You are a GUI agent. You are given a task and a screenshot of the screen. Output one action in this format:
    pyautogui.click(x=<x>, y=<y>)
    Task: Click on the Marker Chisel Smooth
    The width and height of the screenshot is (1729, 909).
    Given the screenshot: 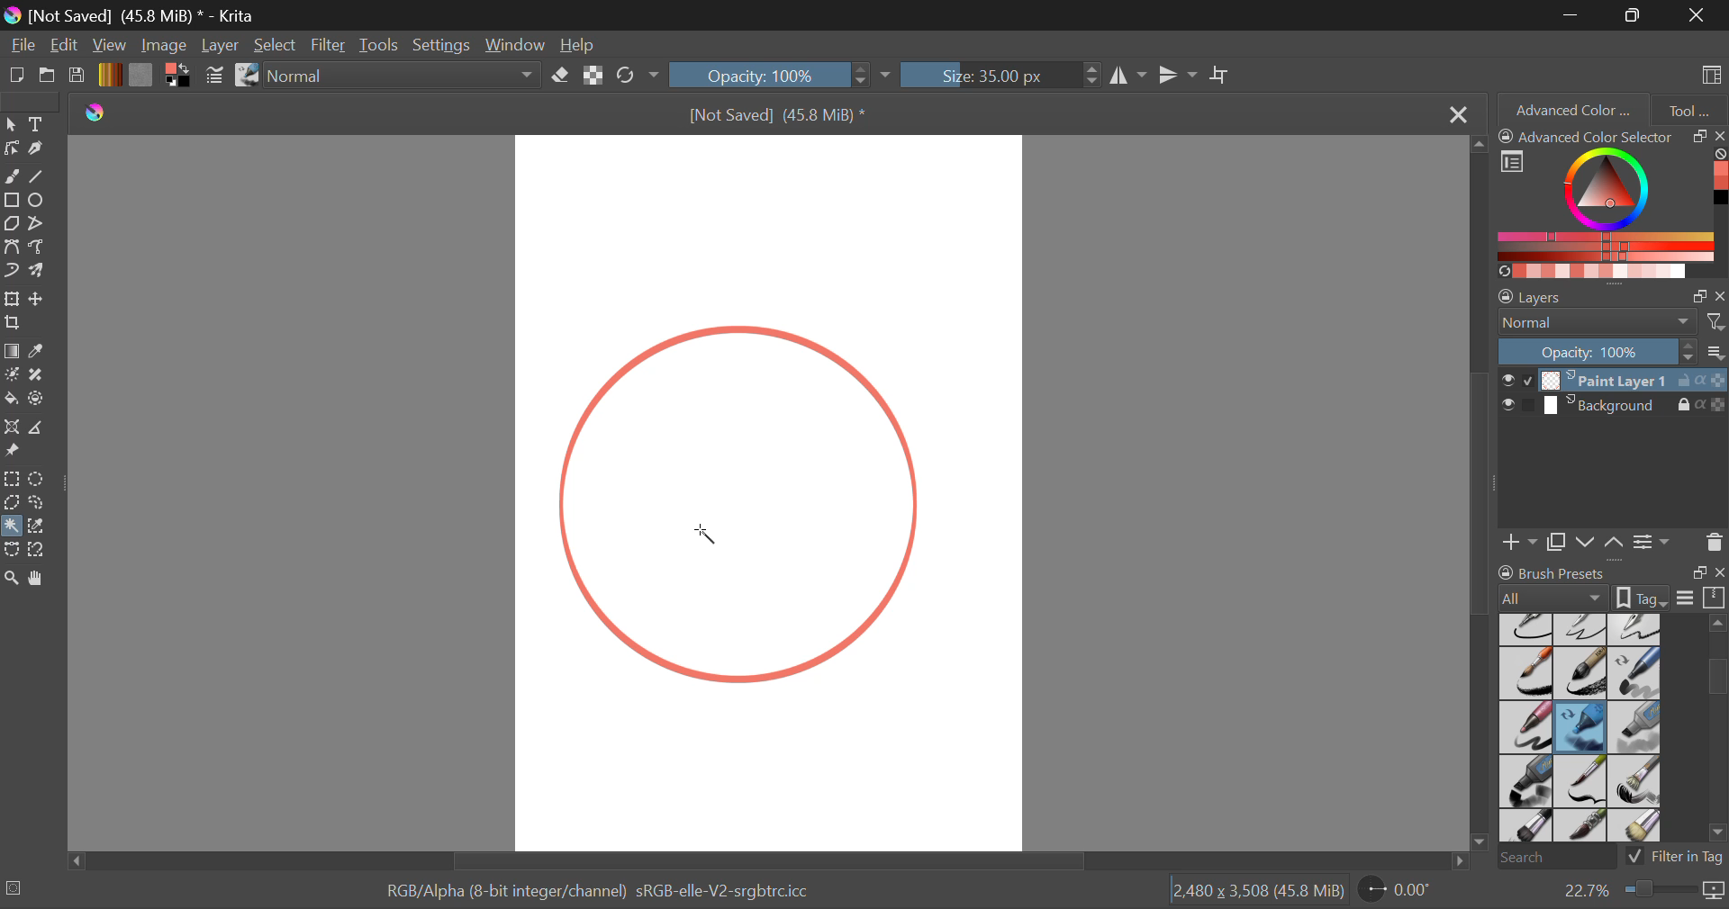 What is the action you would take?
    pyautogui.click(x=1635, y=672)
    